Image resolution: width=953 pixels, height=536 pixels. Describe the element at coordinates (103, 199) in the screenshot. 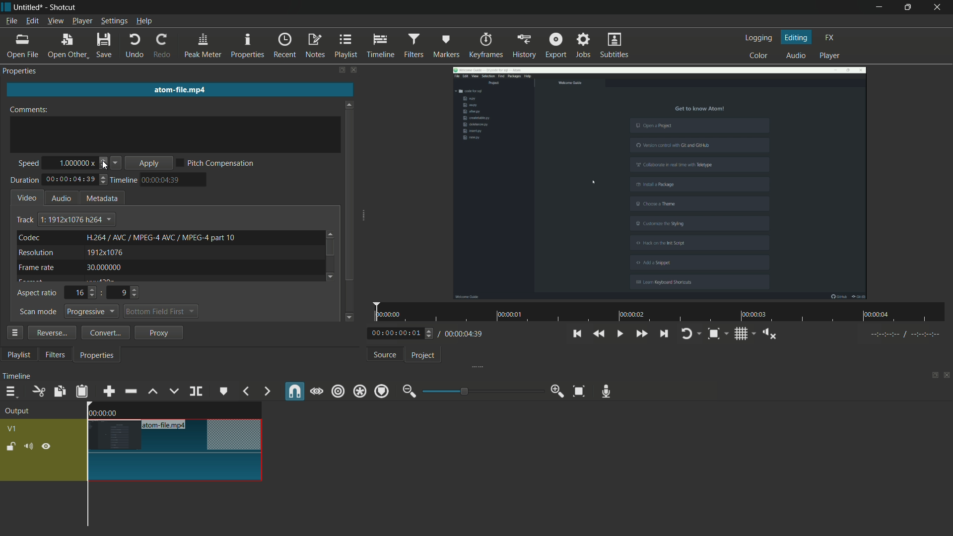

I see `metadata` at that location.